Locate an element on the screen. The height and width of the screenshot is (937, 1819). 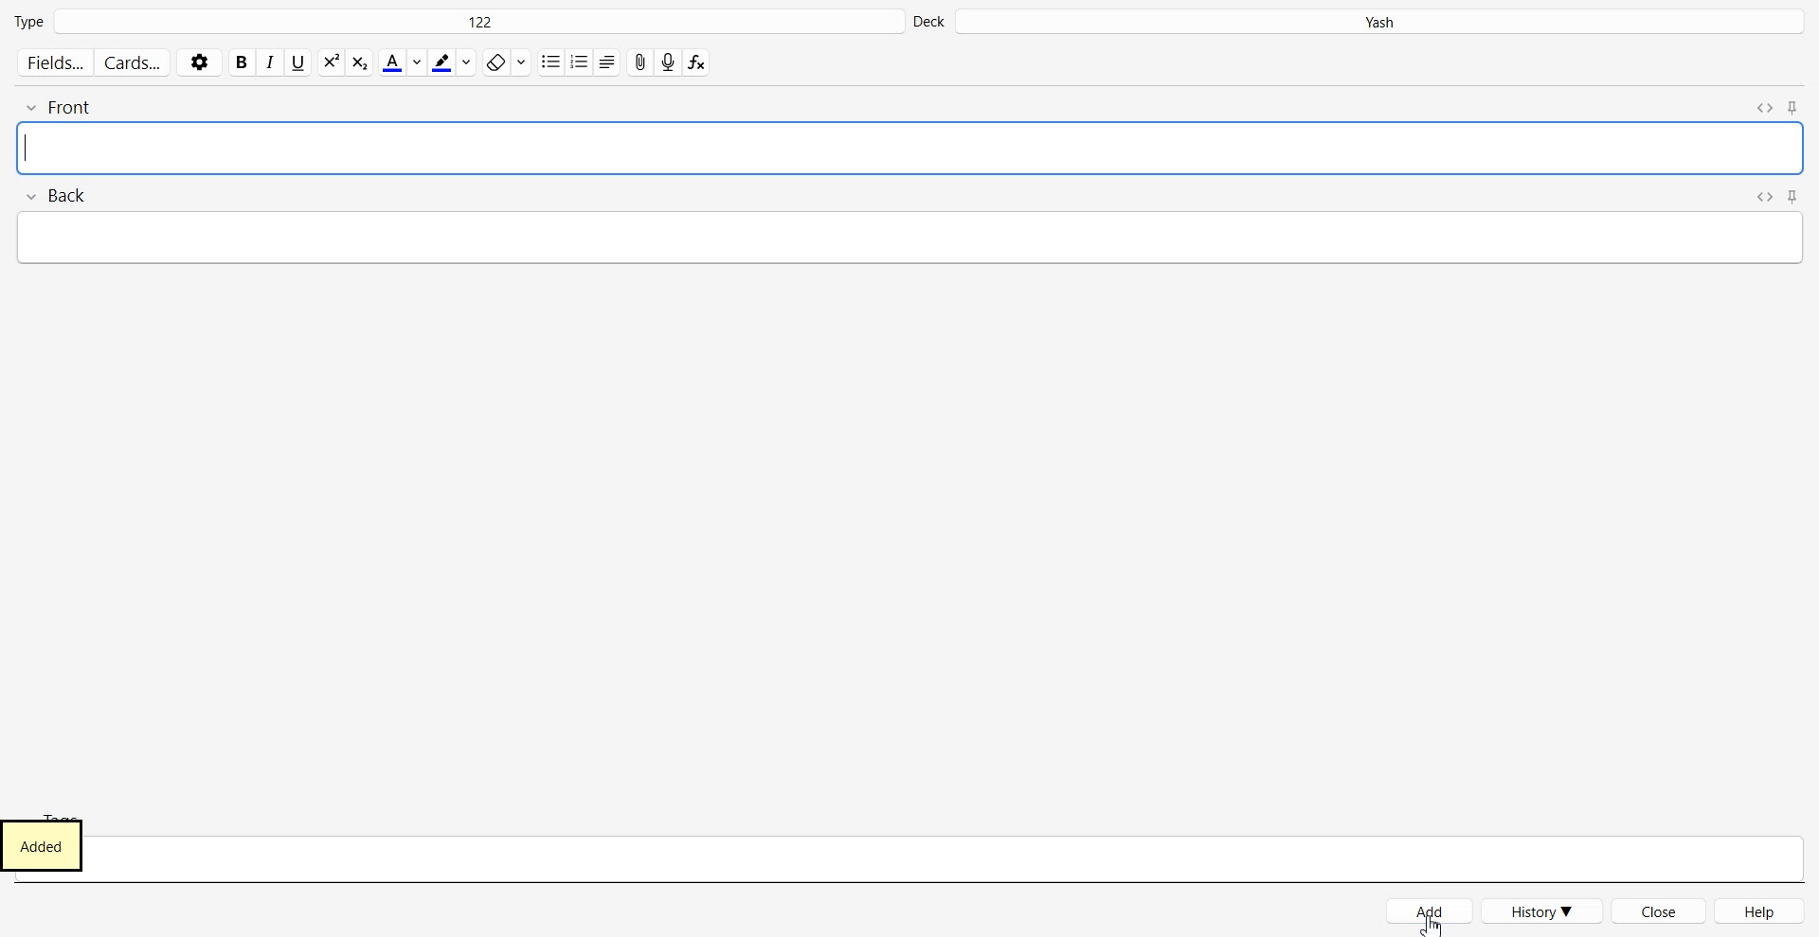
Highlight text color is located at coordinates (452, 62).